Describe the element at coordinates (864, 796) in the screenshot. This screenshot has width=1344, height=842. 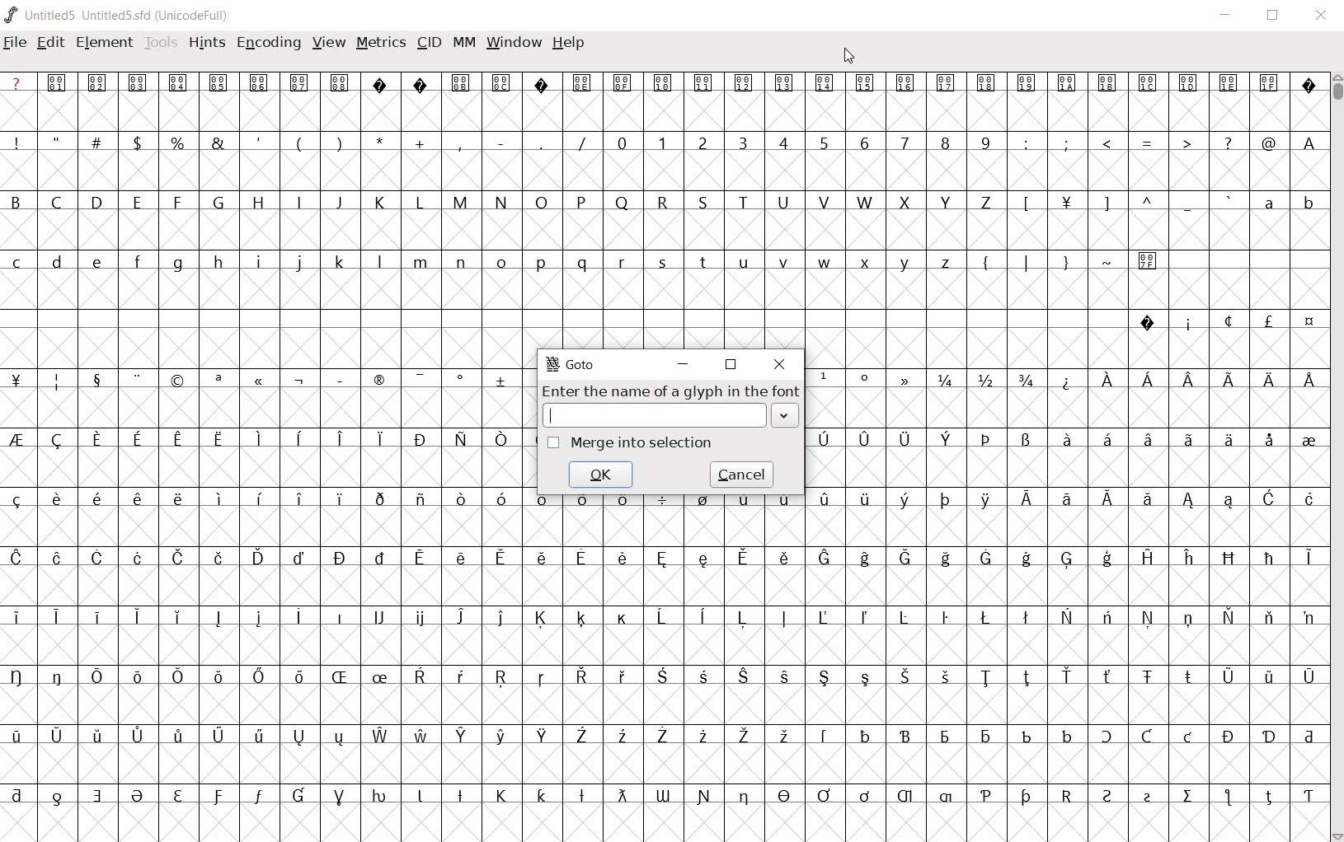
I see `Symbol` at that location.